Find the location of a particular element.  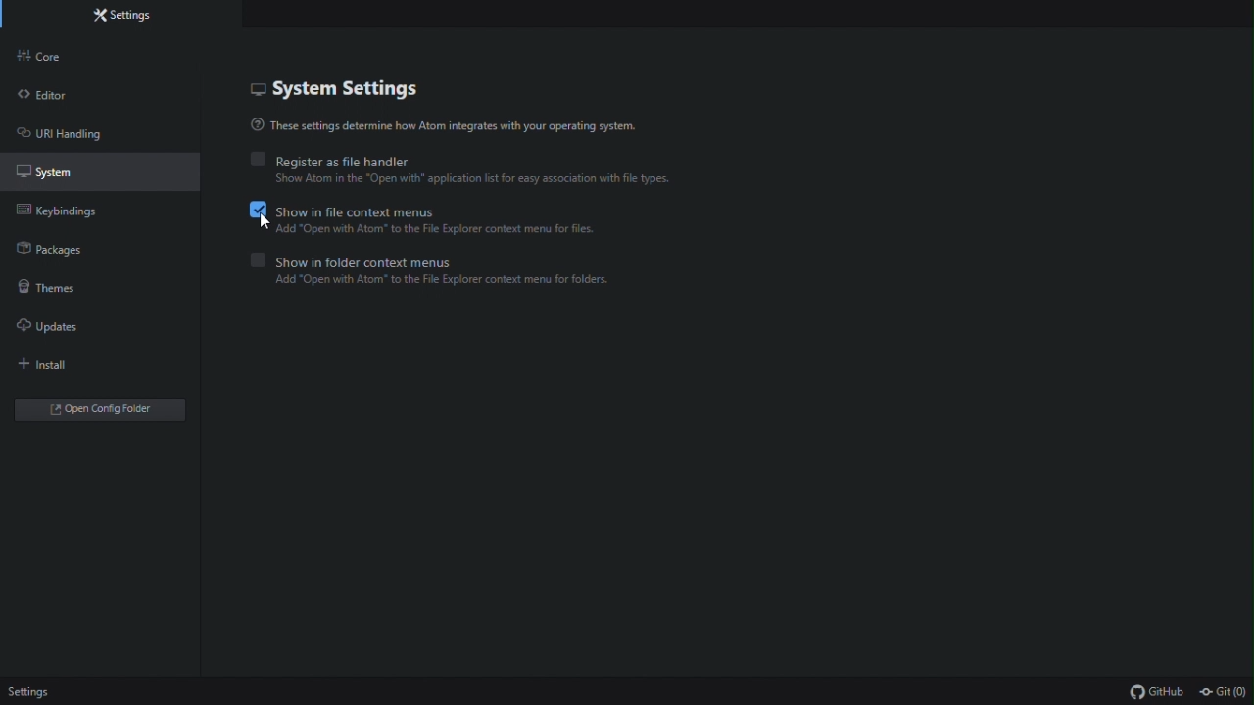

git is located at coordinates (1225, 692).